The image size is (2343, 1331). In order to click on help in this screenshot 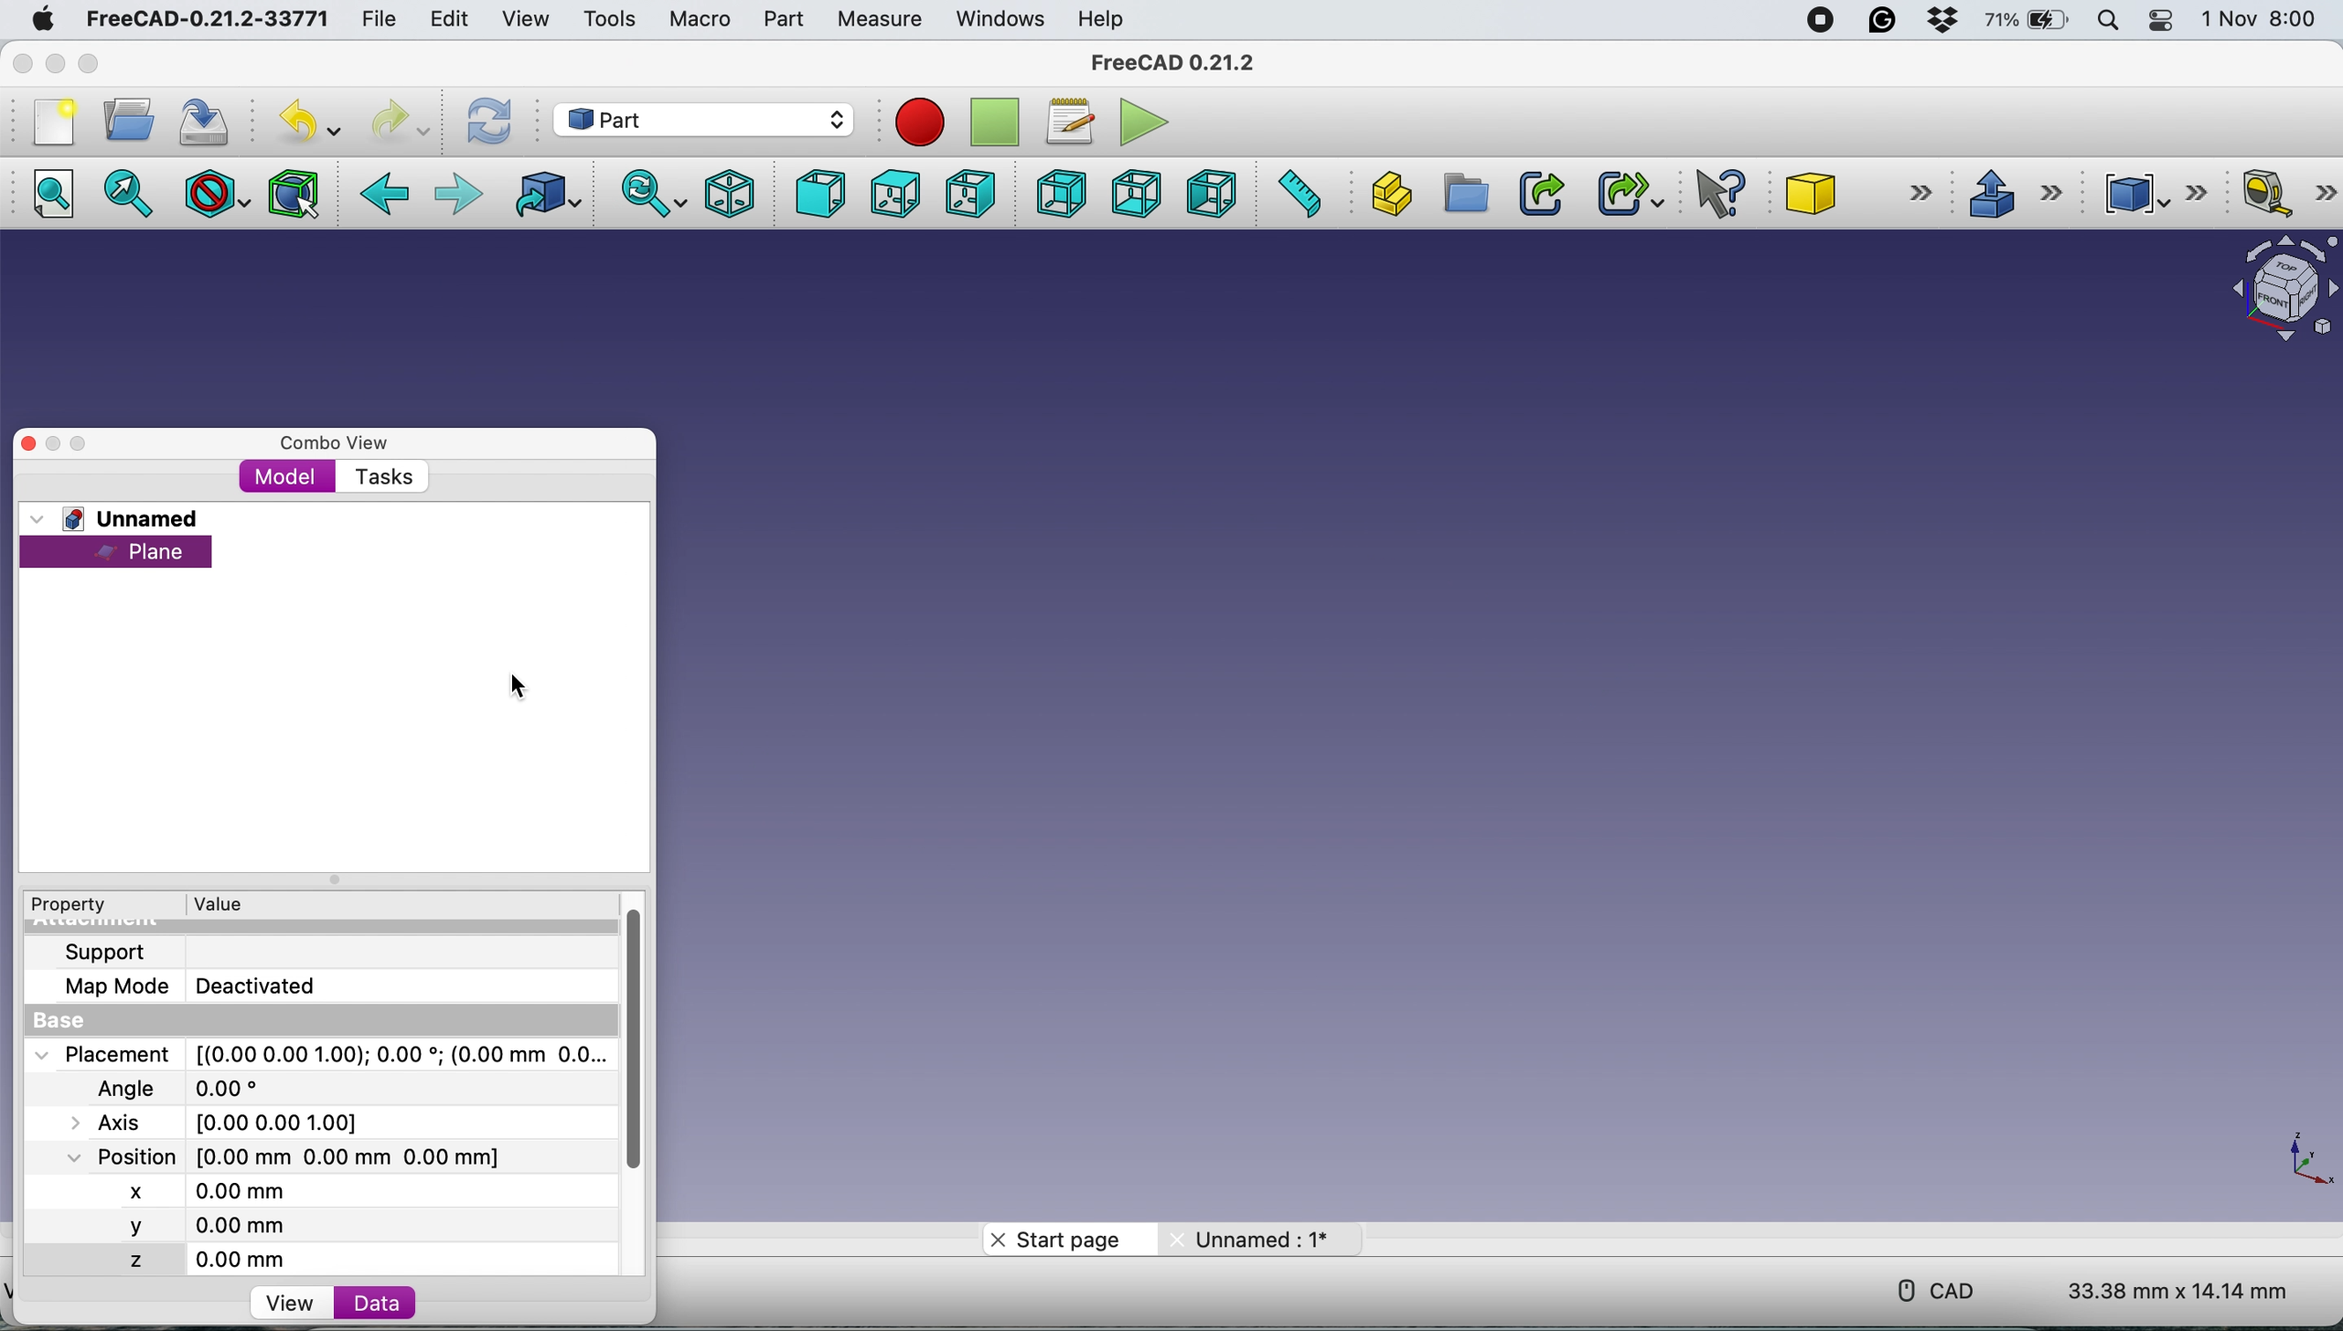, I will do `click(1102, 19)`.